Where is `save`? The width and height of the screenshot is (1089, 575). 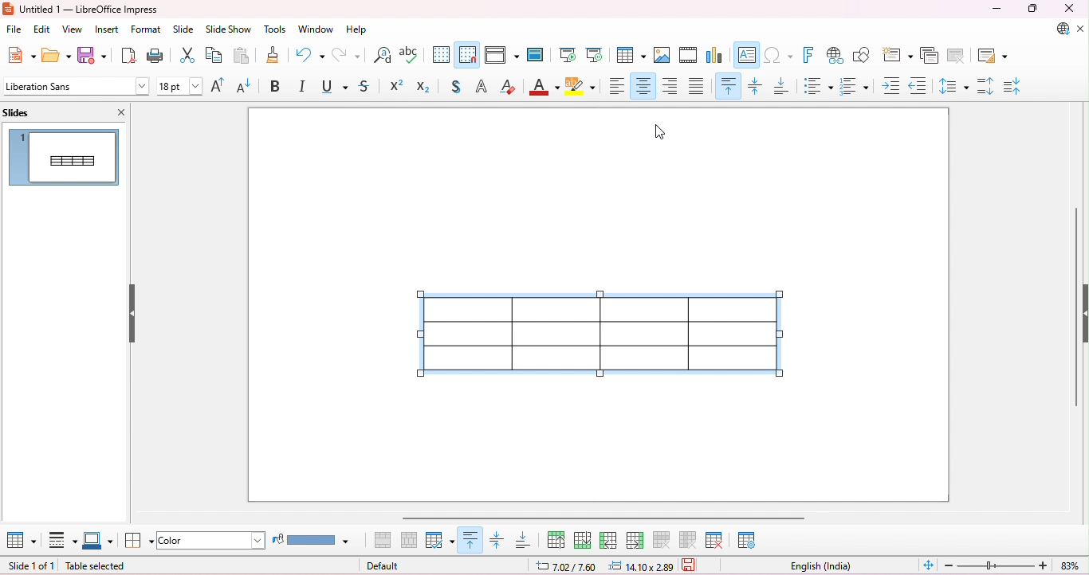
save is located at coordinates (92, 55).